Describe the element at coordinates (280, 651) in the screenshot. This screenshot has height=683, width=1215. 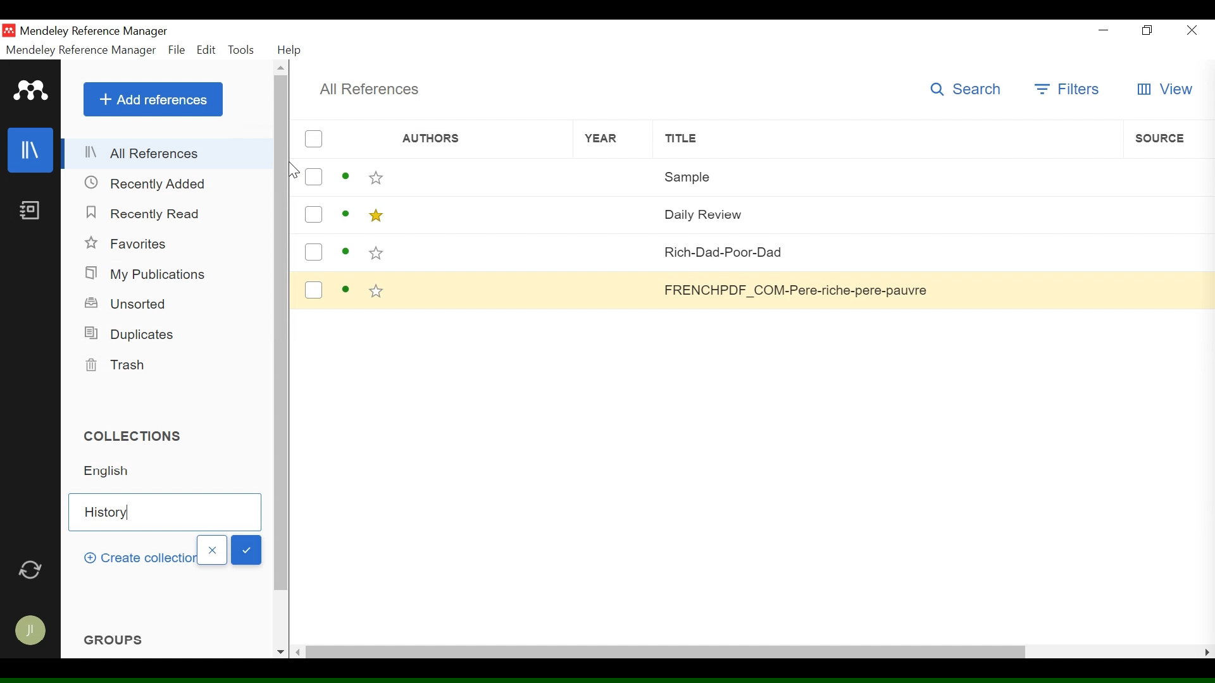
I see `Scroll down` at that location.